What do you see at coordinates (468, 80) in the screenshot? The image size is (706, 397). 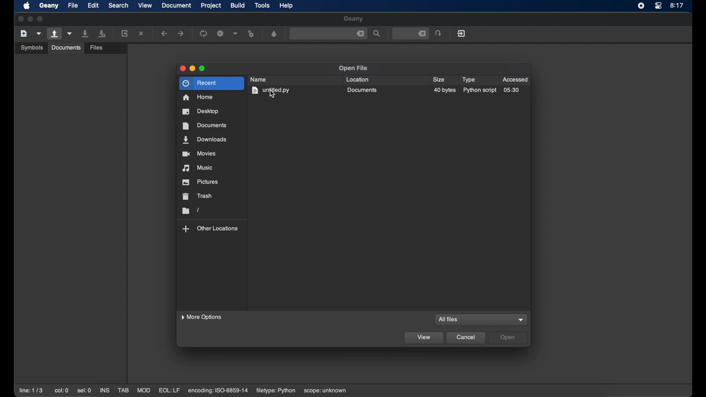 I see `type` at bounding box center [468, 80].